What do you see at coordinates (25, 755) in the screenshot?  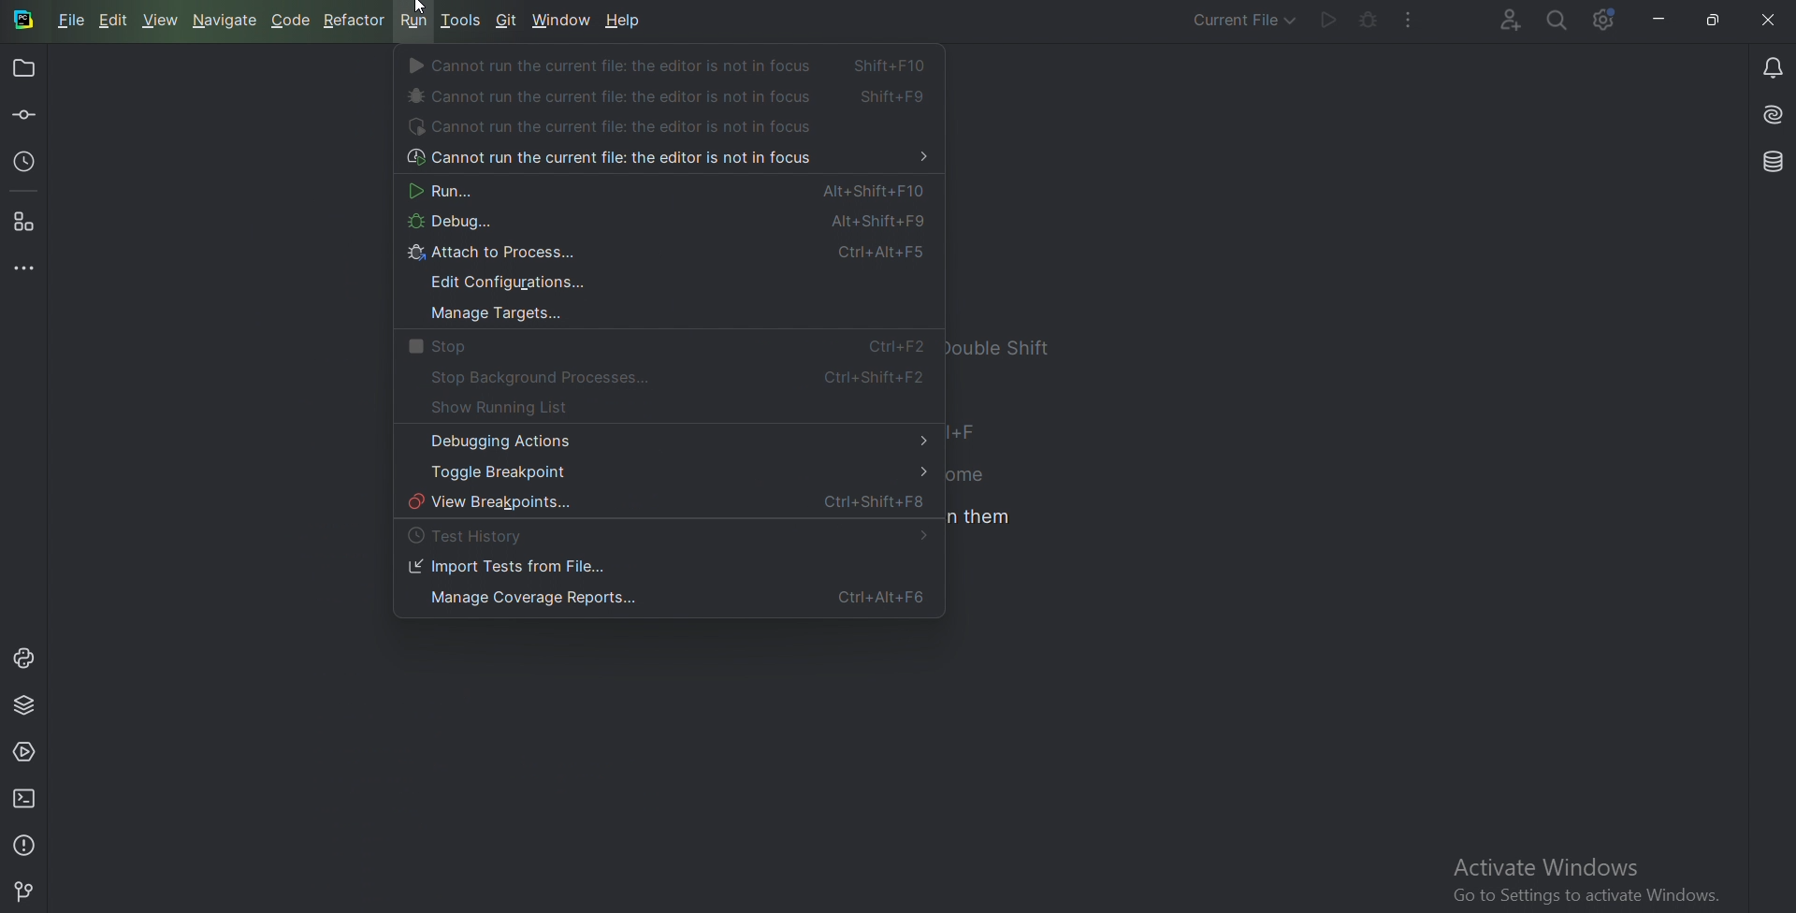 I see `Services` at bounding box center [25, 755].